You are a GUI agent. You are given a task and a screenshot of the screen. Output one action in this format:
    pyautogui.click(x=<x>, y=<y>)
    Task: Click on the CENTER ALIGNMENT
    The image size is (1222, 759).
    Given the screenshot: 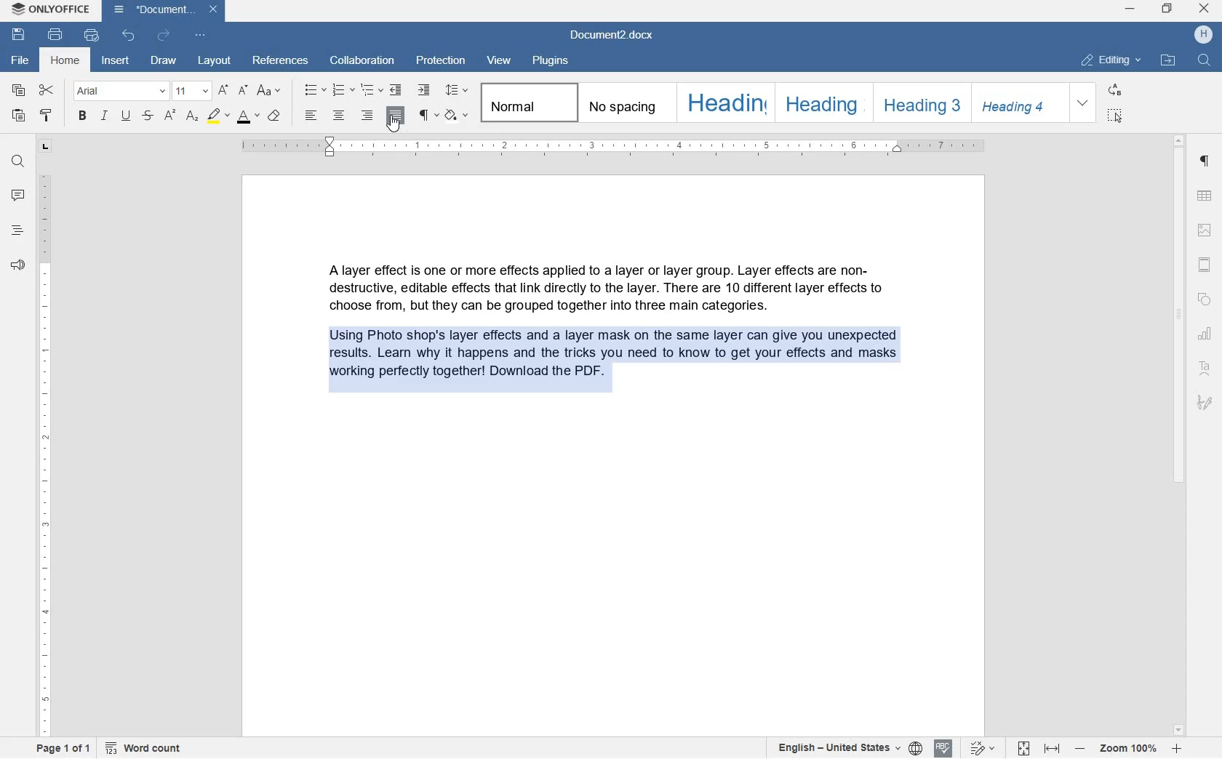 What is the action you would take?
    pyautogui.click(x=340, y=116)
    